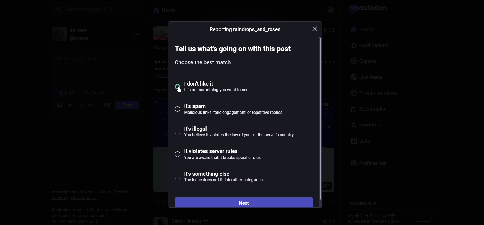 The image size is (484, 225). Describe the element at coordinates (316, 29) in the screenshot. I see `close` at that location.